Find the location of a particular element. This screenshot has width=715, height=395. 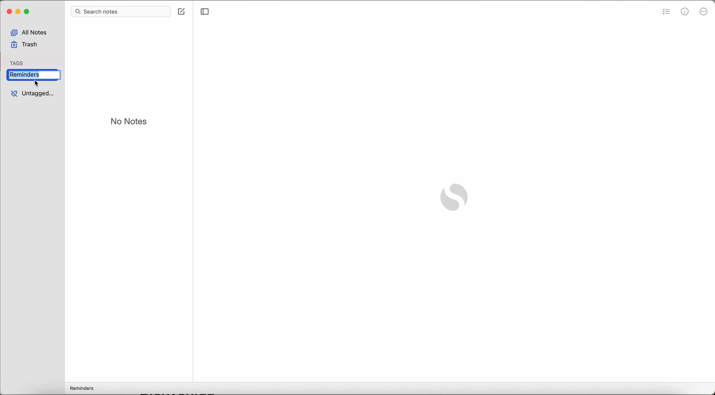

create note is located at coordinates (182, 12).